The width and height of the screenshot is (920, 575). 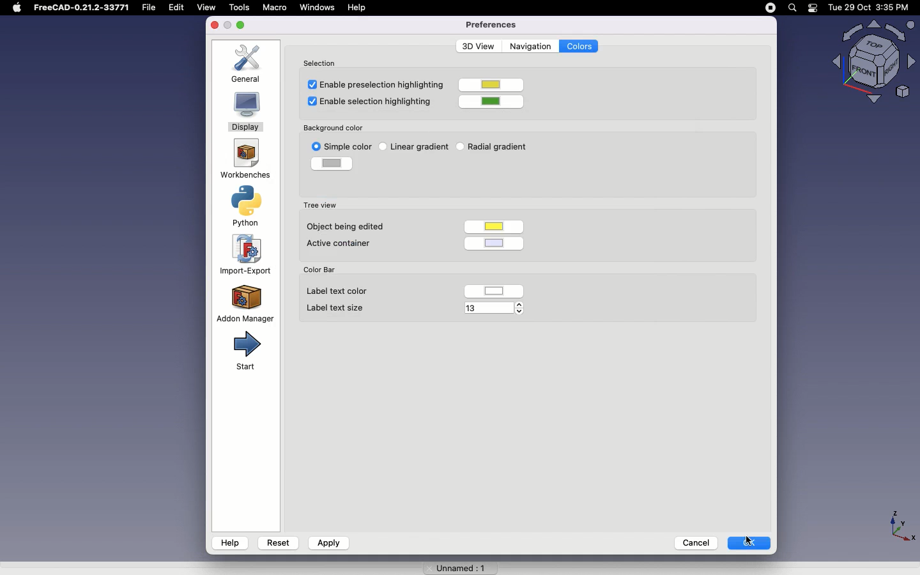 What do you see at coordinates (498, 242) in the screenshot?
I see `color` at bounding box center [498, 242].